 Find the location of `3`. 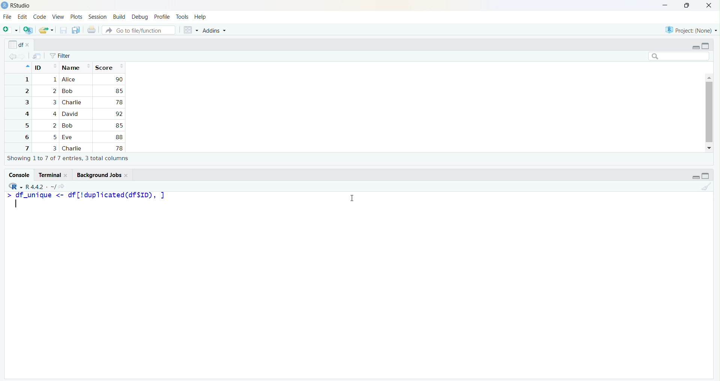

3 is located at coordinates (54, 148).